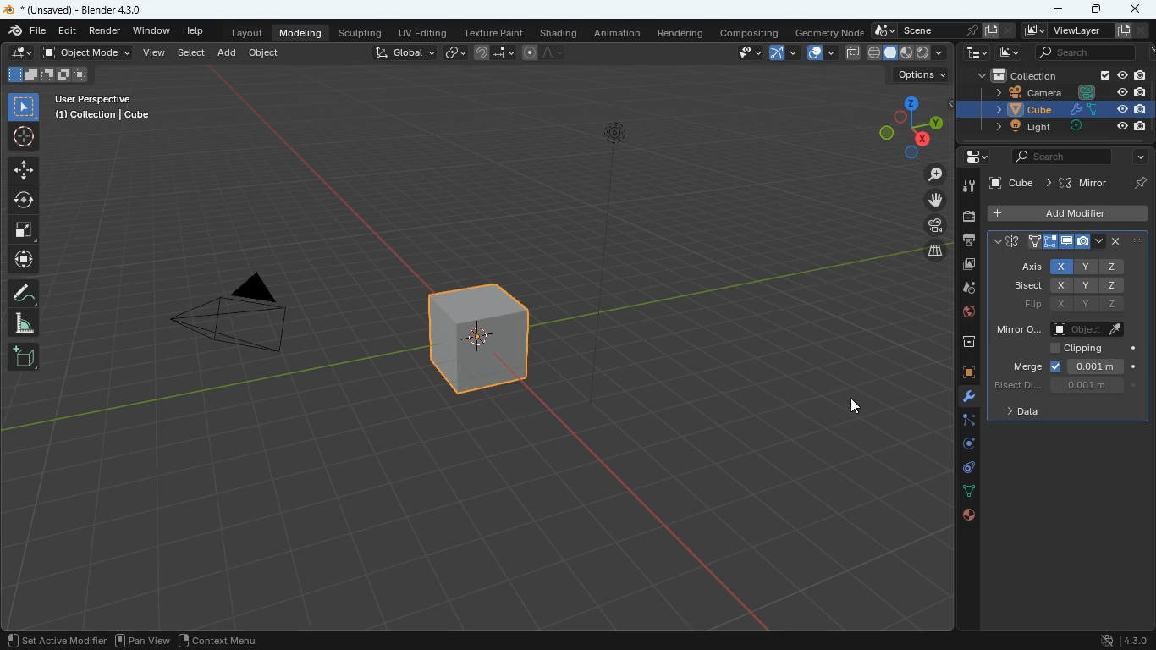 Image resolution: width=1156 pixels, height=650 pixels. I want to click on image type, so click(908, 53).